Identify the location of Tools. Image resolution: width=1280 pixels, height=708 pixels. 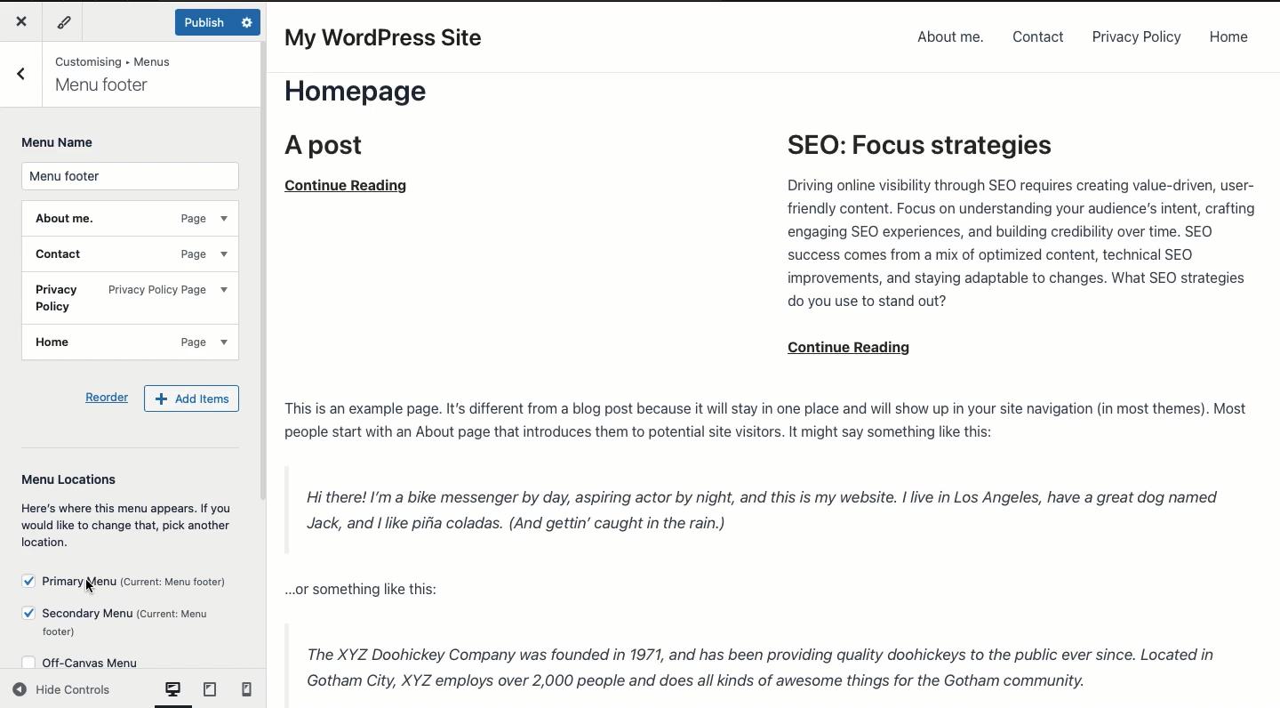
(66, 24).